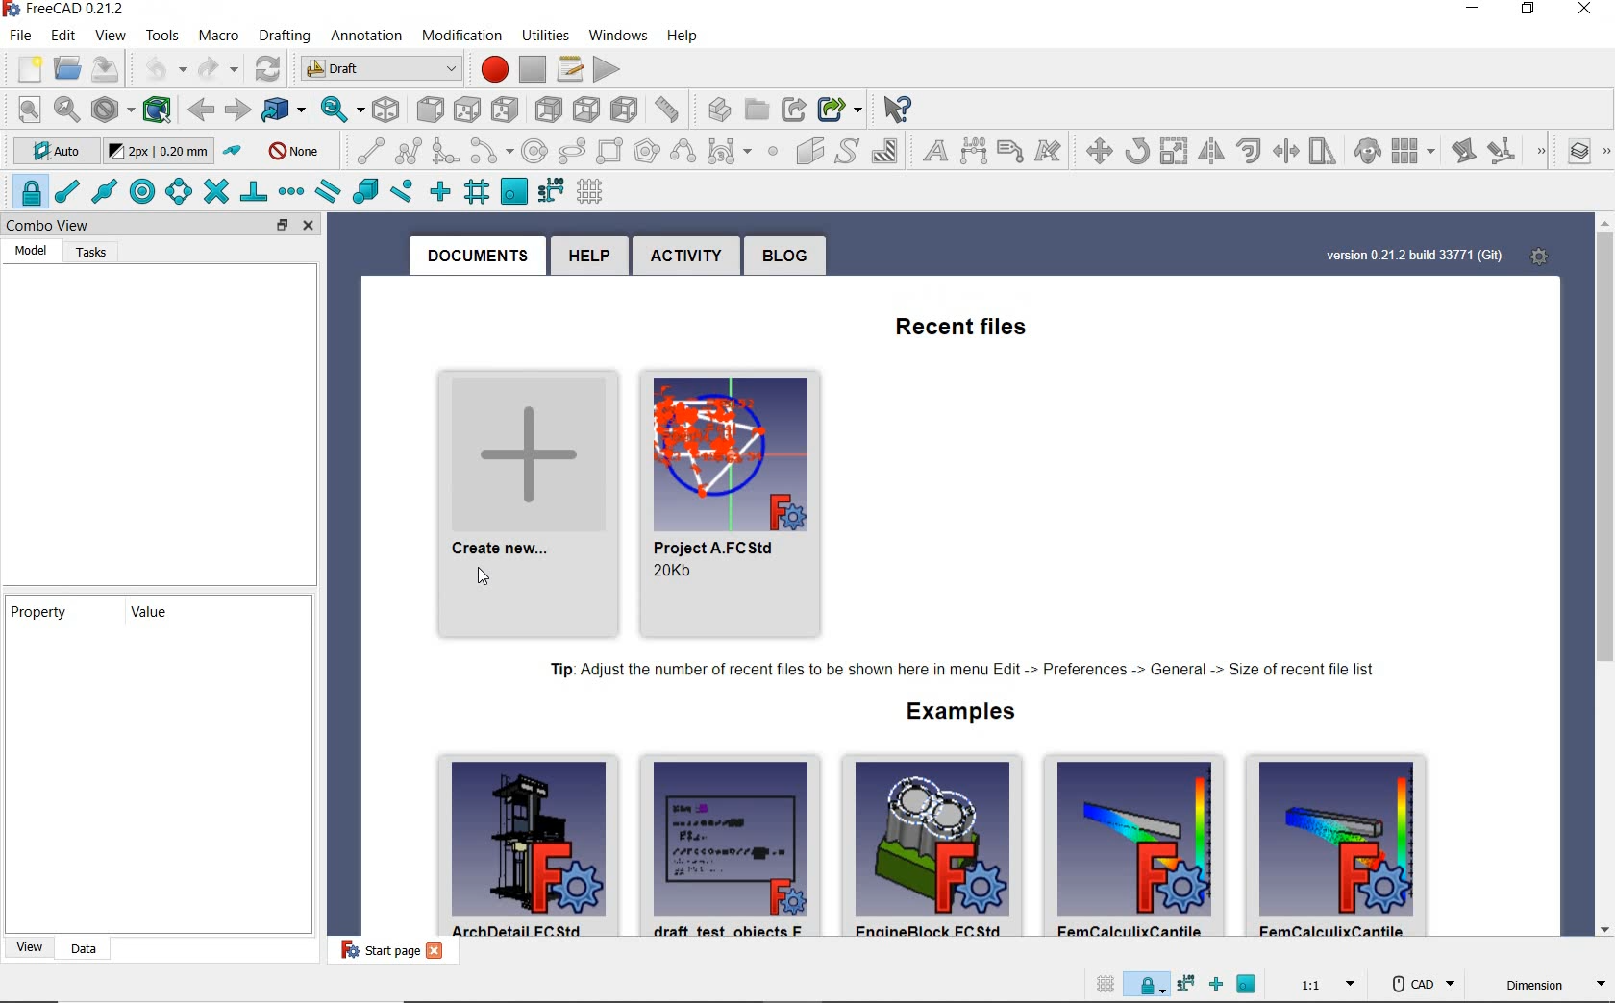 This screenshot has width=1615, height=1003. I want to click on what's this?, so click(842, 106).